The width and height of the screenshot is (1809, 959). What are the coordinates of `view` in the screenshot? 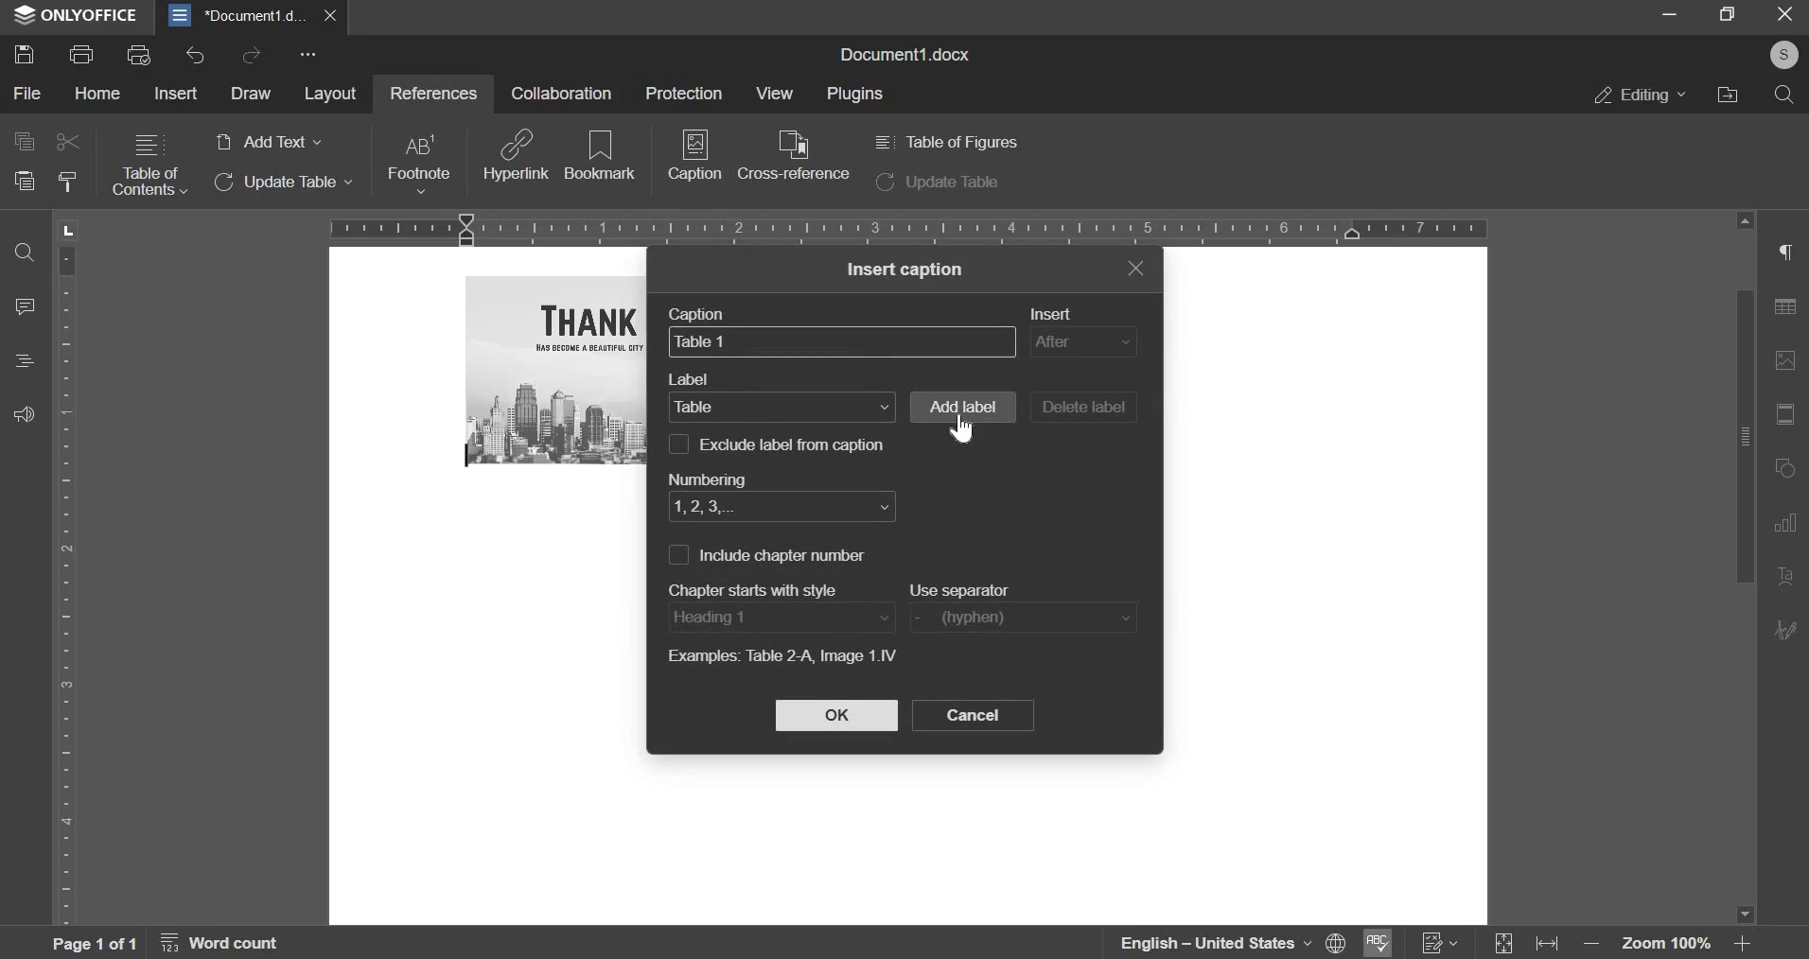 It's located at (772, 93).